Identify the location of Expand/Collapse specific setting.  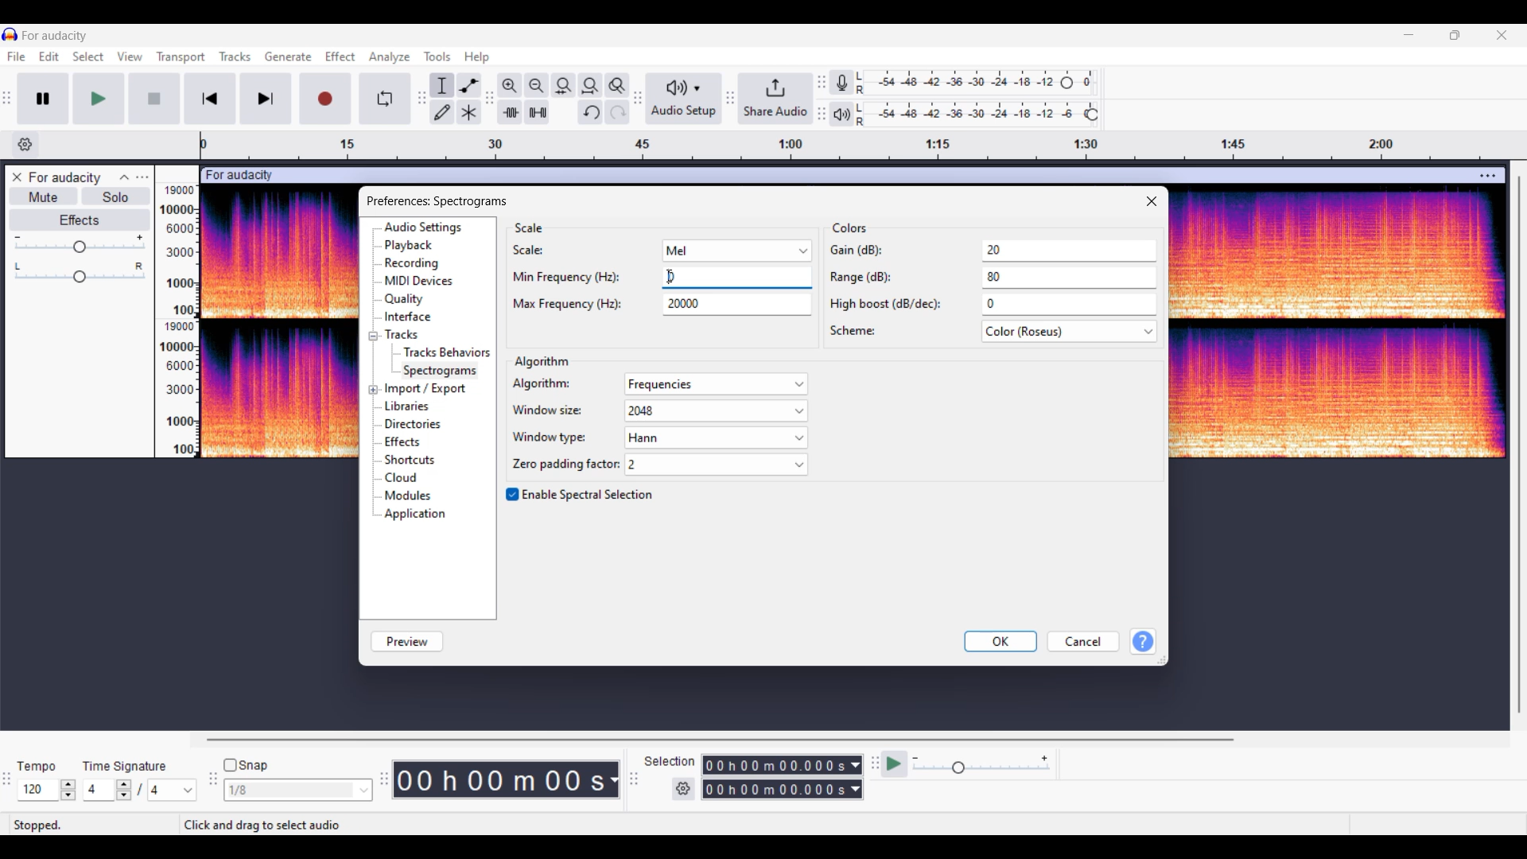
(373, 363).